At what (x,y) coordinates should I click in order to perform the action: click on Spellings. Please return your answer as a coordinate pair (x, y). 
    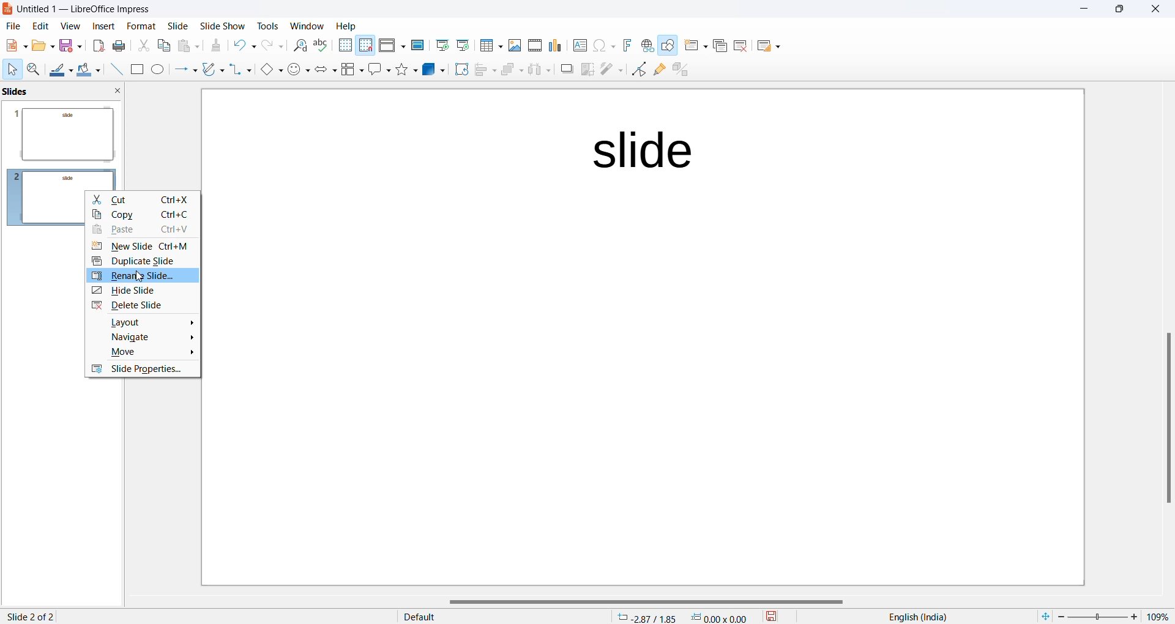
    Looking at the image, I should click on (321, 45).